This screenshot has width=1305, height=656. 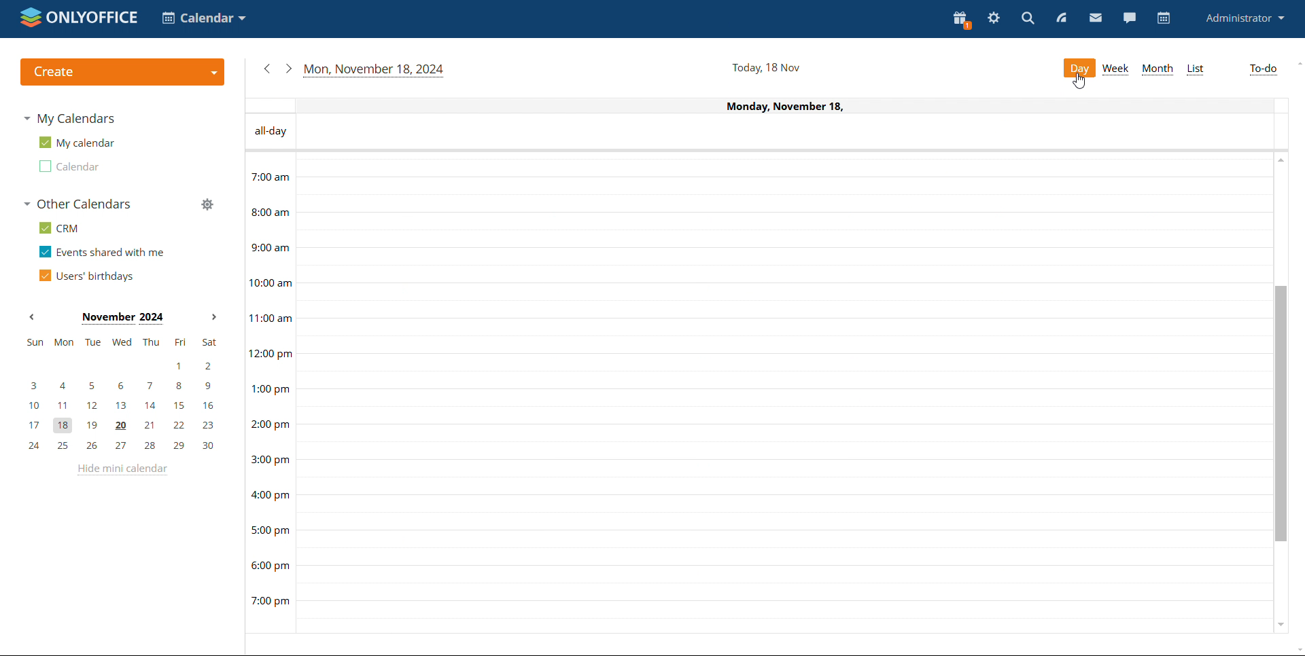 What do you see at coordinates (268, 391) in the screenshot?
I see `timeline` at bounding box center [268, 391].